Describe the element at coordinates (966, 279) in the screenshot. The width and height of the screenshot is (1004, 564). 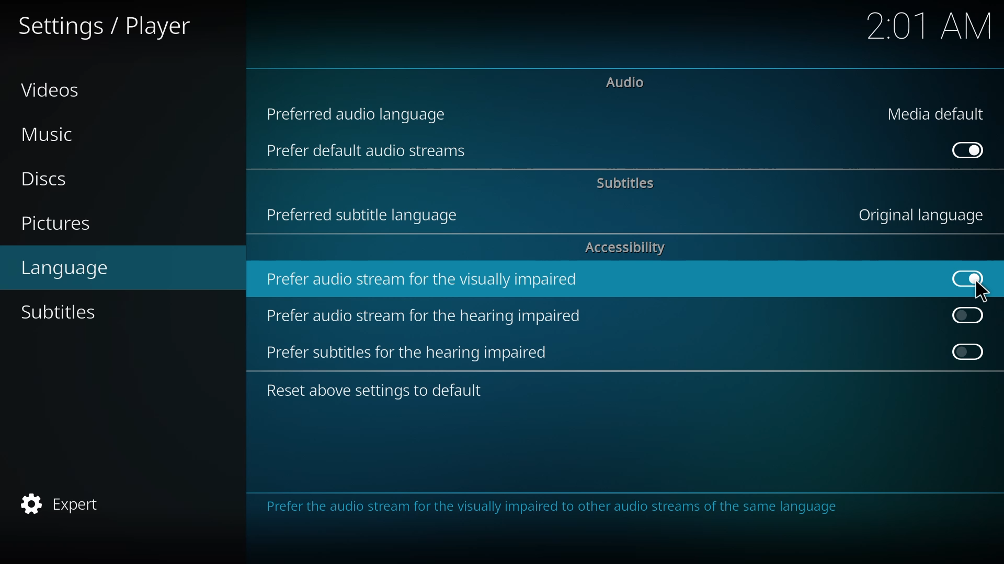
I see `enabled` at that location.